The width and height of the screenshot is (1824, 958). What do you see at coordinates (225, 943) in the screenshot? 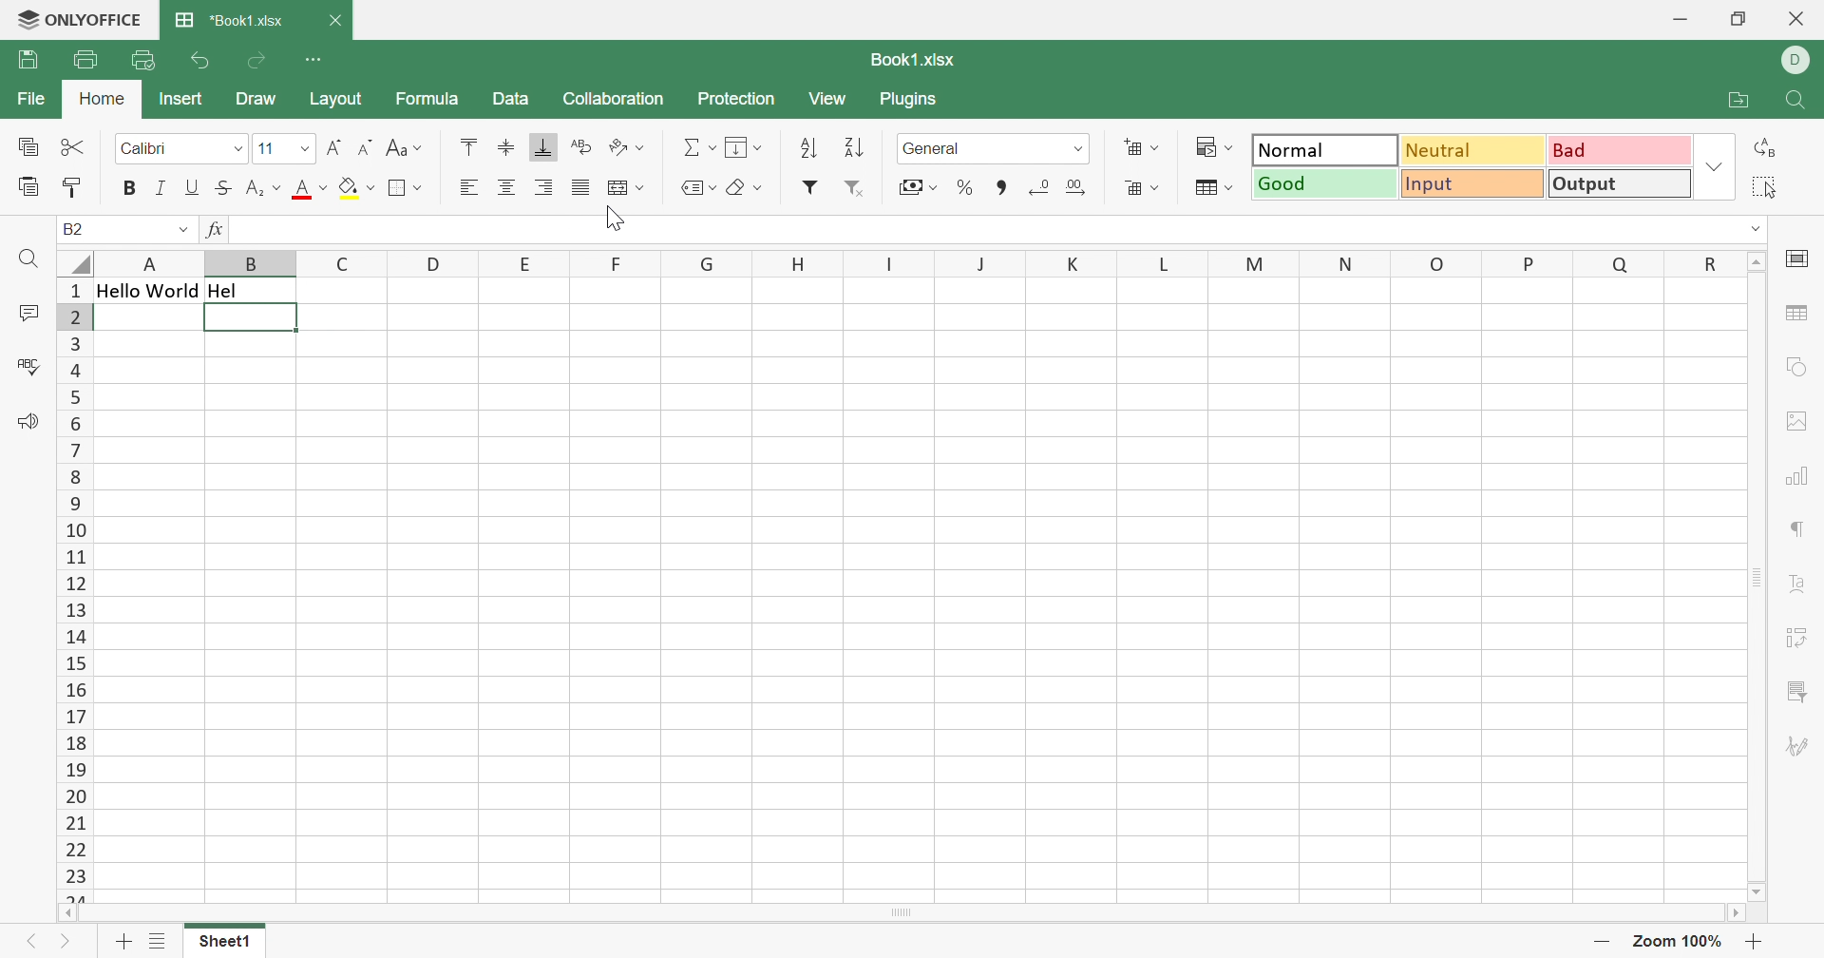
I see `Sheet1` at bounding box center [225, 943].